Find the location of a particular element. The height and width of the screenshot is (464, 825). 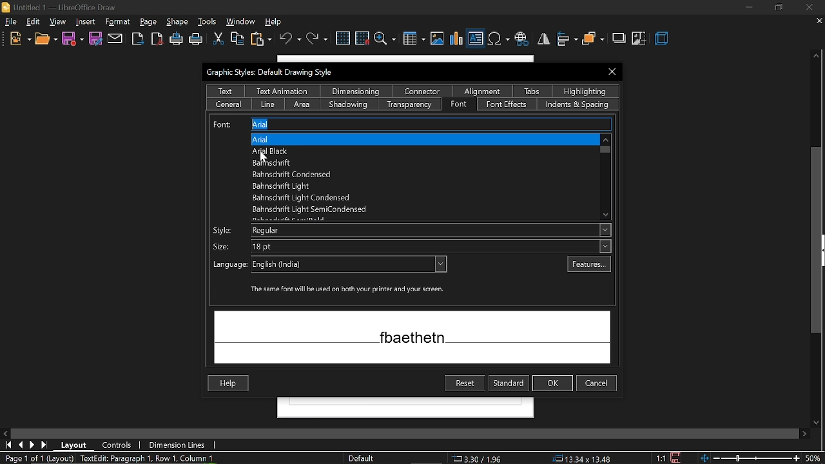

Style is located at coordinates (226, 229).